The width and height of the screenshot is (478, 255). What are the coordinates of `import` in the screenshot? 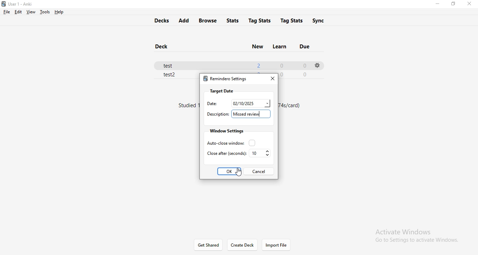 It's located at (276, 245).